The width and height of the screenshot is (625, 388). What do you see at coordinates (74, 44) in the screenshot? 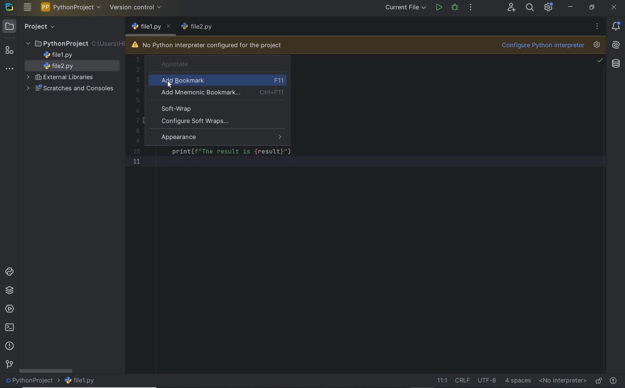
I see `project folder` at bounding box center [74, 44].